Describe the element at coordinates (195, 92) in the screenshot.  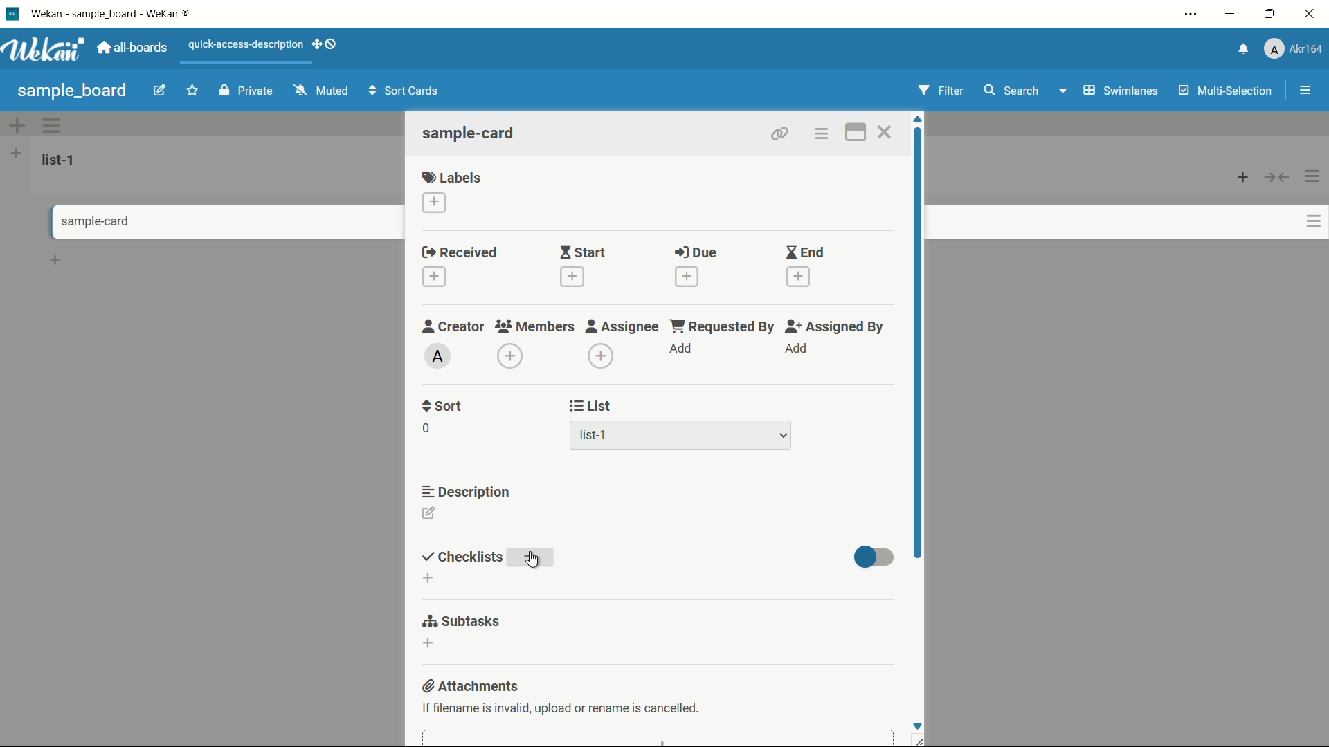
I see `star` at that location.